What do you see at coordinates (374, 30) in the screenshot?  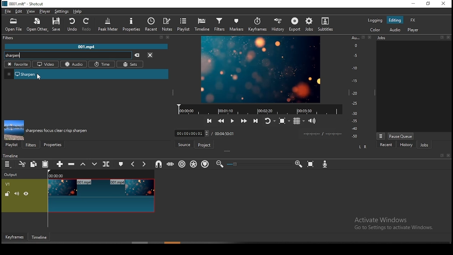 I see `color` at bounding box center [374, 30].